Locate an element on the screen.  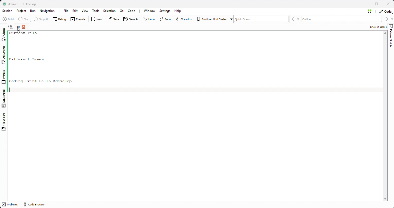
Runtime is located at coordinates (215, 19).